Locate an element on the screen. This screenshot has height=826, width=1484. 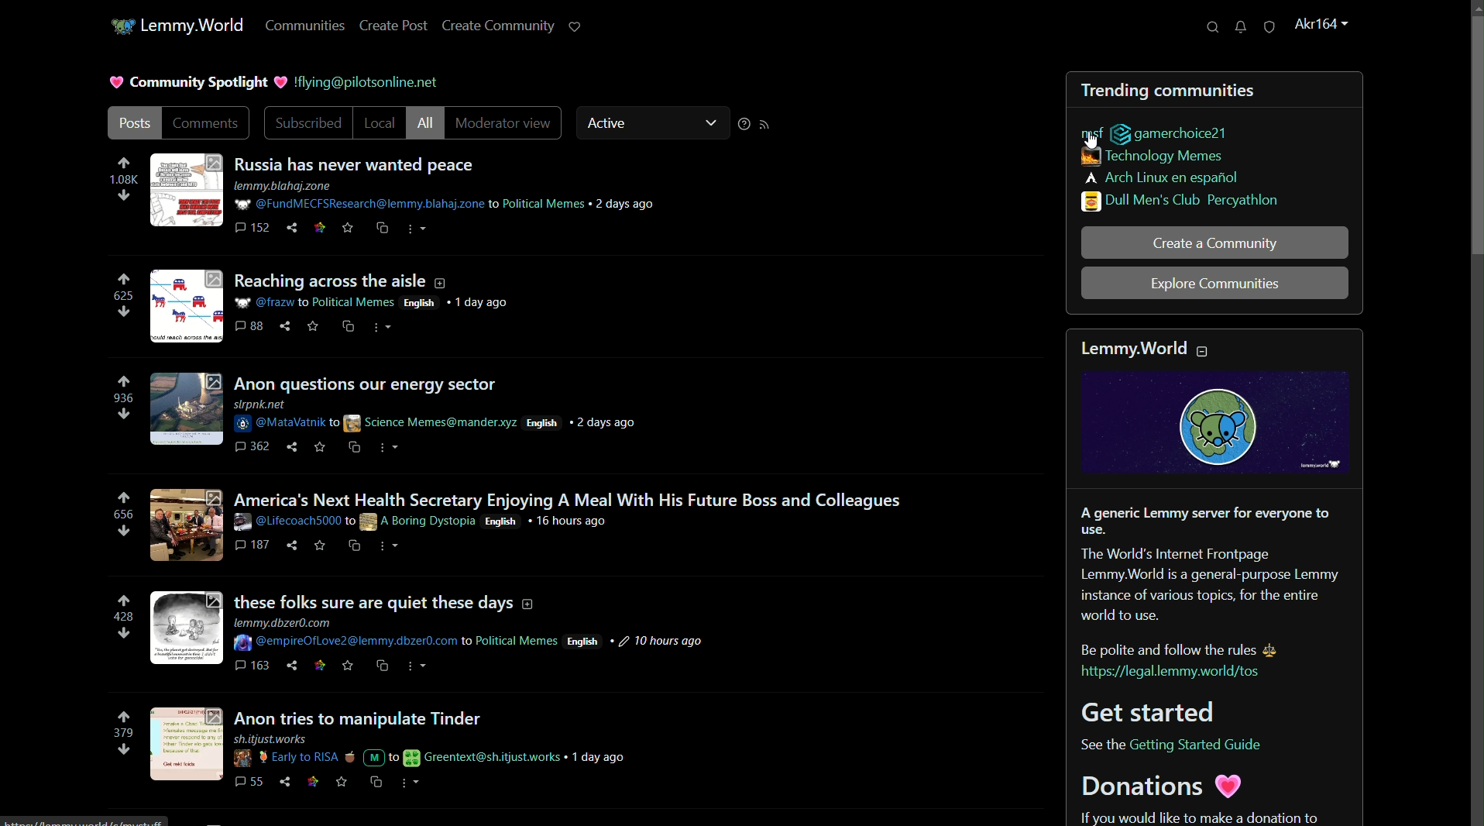
cs is located at coordinates (382, 666).